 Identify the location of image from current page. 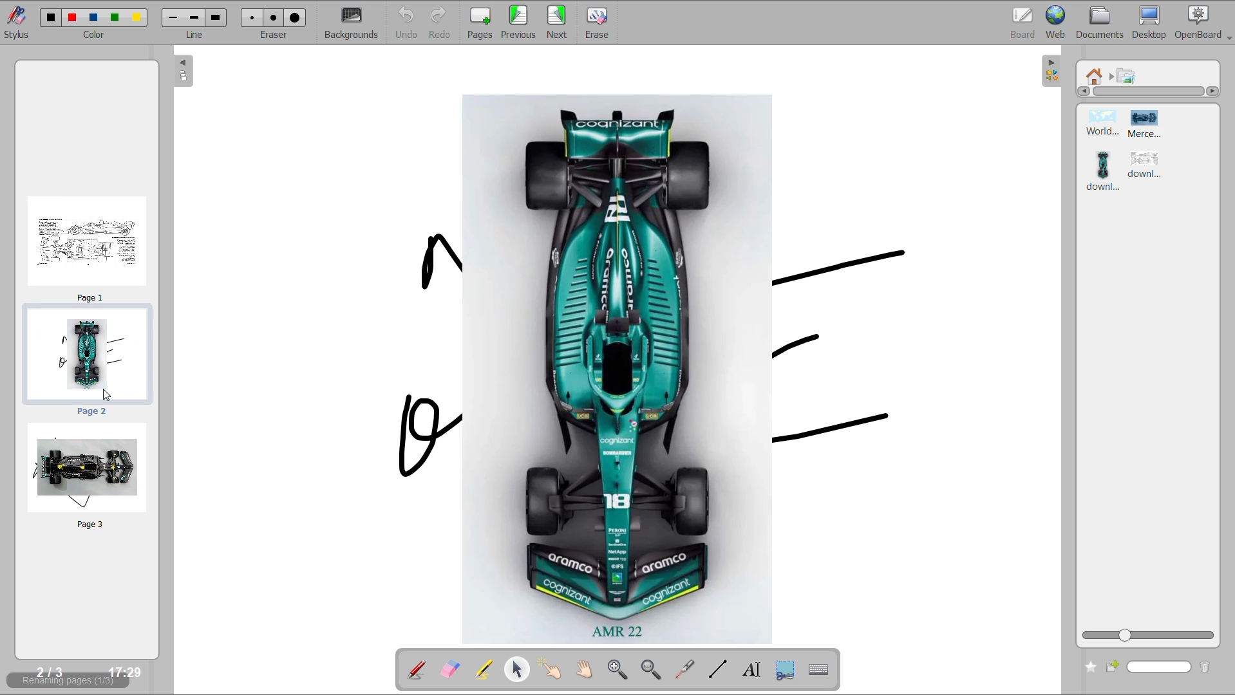
(653, 366).